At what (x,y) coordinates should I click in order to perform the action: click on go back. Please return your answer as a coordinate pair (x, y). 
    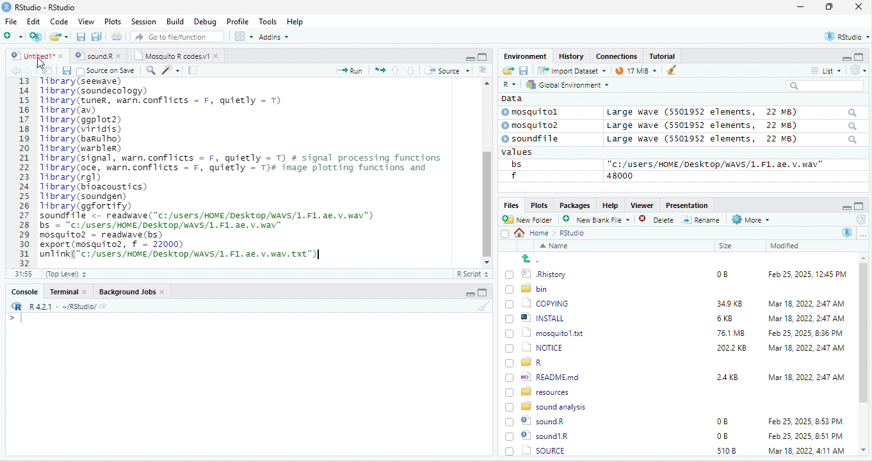
    Looking at the image, I should click on (536, 259).